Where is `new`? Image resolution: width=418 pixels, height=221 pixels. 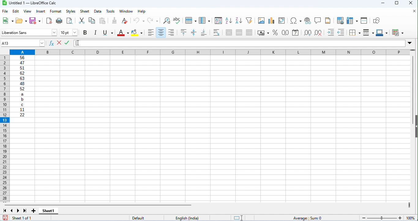 new is located at coordinates (7, 20).